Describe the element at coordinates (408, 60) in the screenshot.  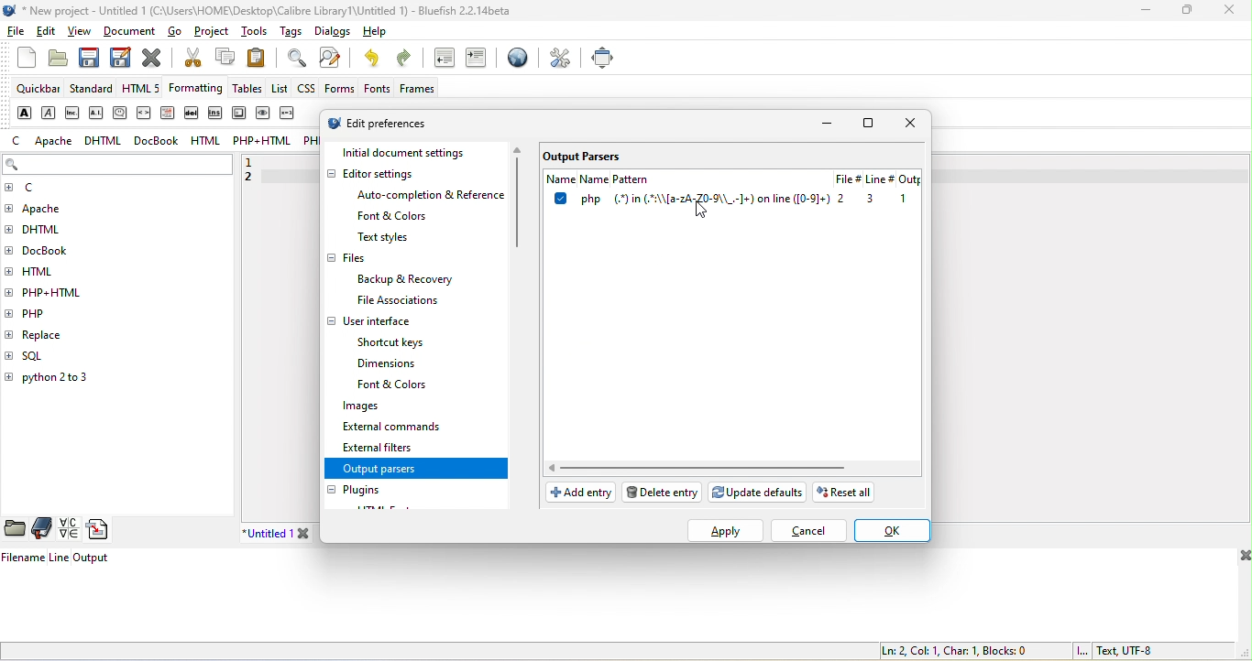
I see `redo` at that location.